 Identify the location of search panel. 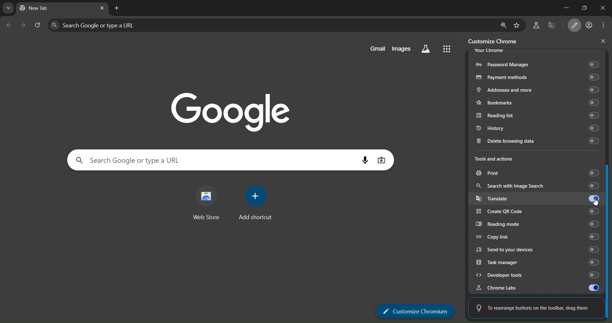
(212, 160).